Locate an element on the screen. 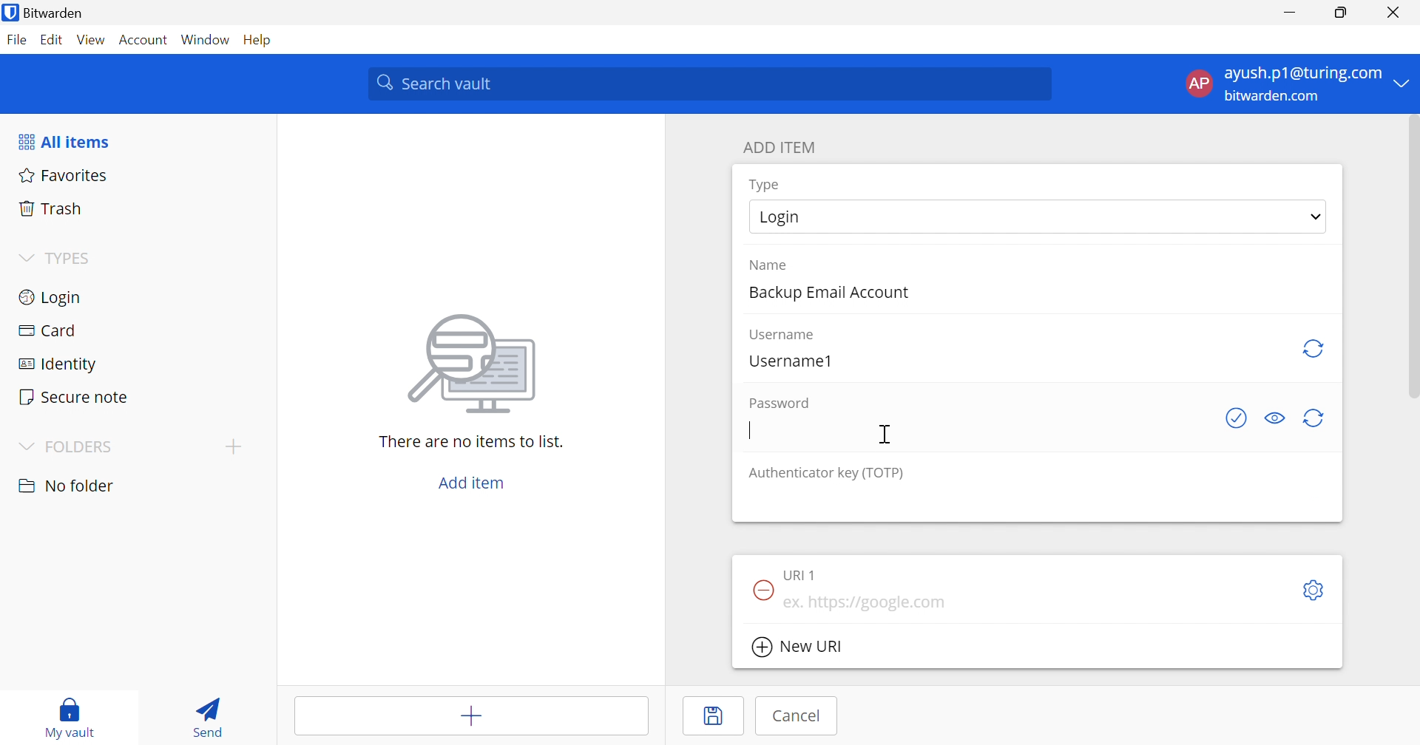  Name is located at coordinates (768, 265).